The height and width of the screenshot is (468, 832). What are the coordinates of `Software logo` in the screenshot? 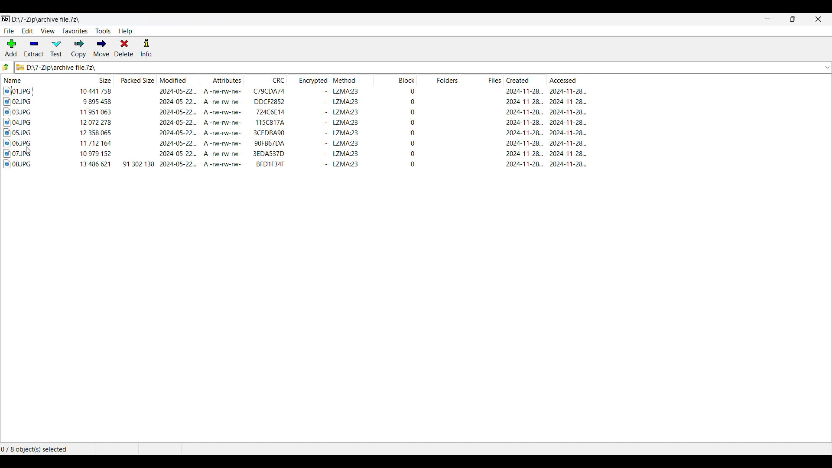 It's located at (6, 19).